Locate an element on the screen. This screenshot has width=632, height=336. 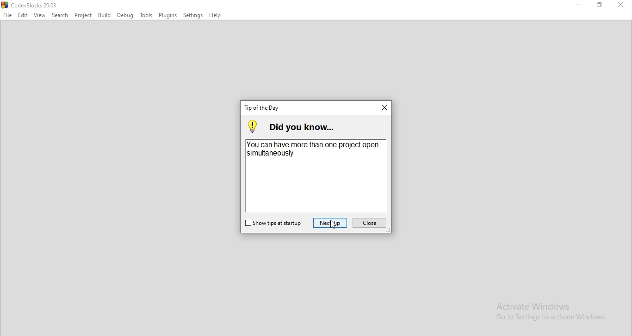
close is located at coordinates (384, 108).